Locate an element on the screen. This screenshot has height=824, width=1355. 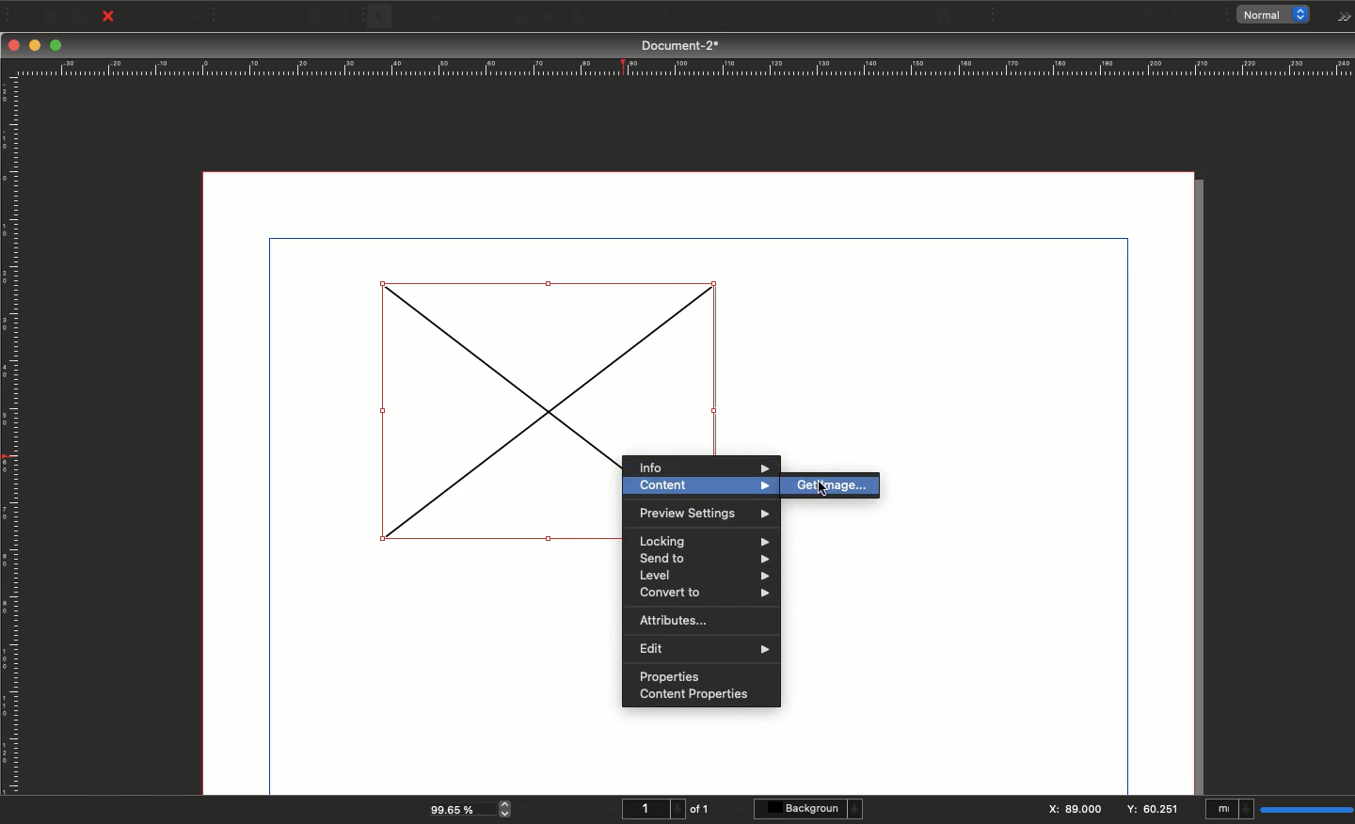
PDF list box is located at coordinates (1151, 17).